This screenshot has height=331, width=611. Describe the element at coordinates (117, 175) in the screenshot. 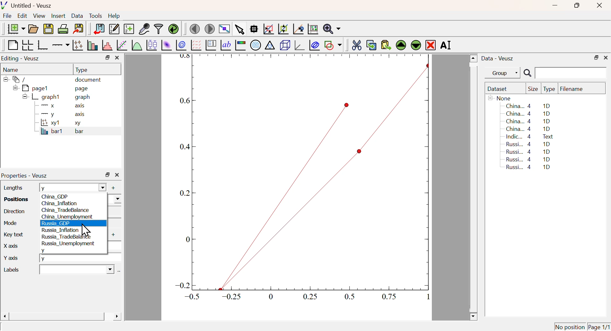

I see `Close` at that location.